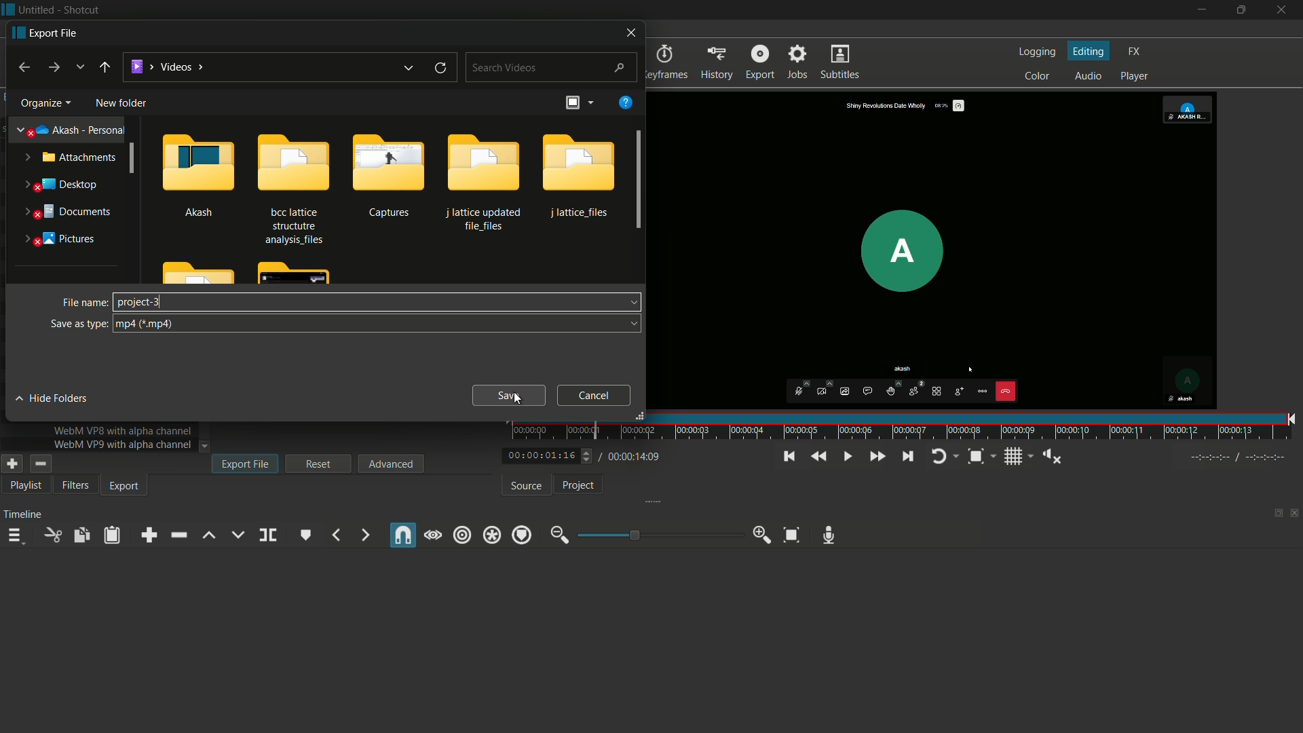 This screenshot has height=733, width=1303. What do you see at coordinates (210, 535) in the screenshot?
I see `lift` at bounding box center [210, 535].